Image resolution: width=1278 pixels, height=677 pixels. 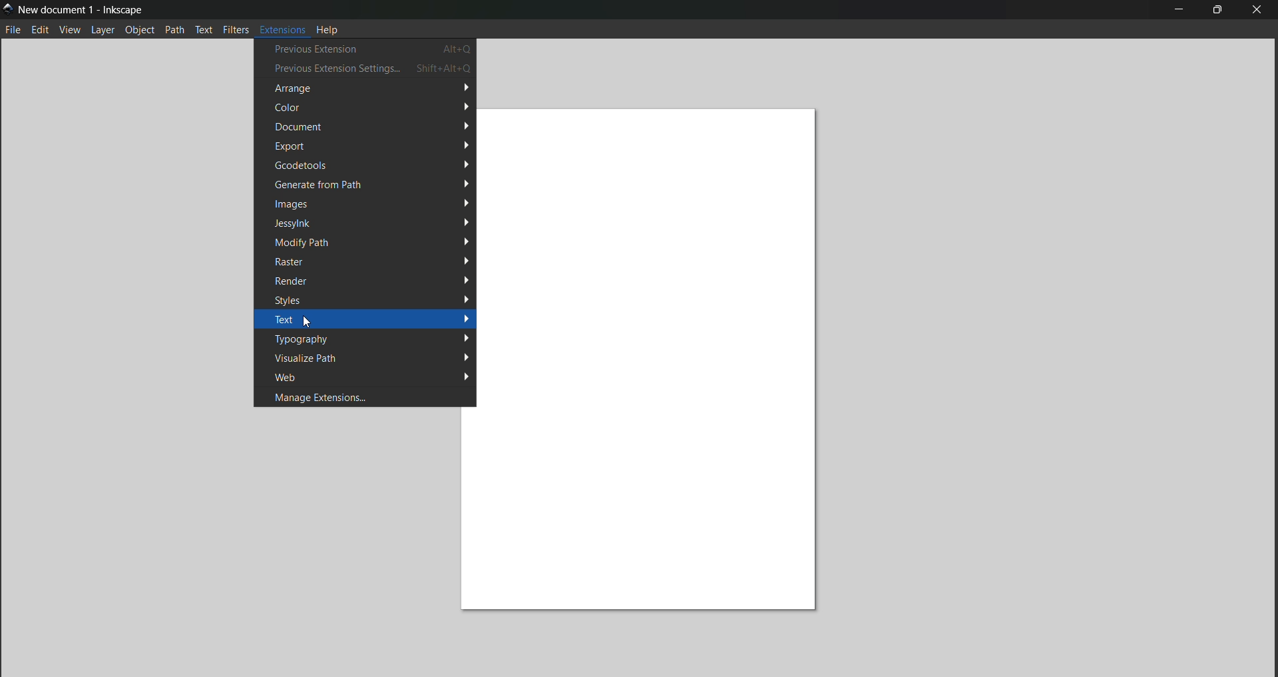 I want to click on extensions, so click(x=282, y=28).